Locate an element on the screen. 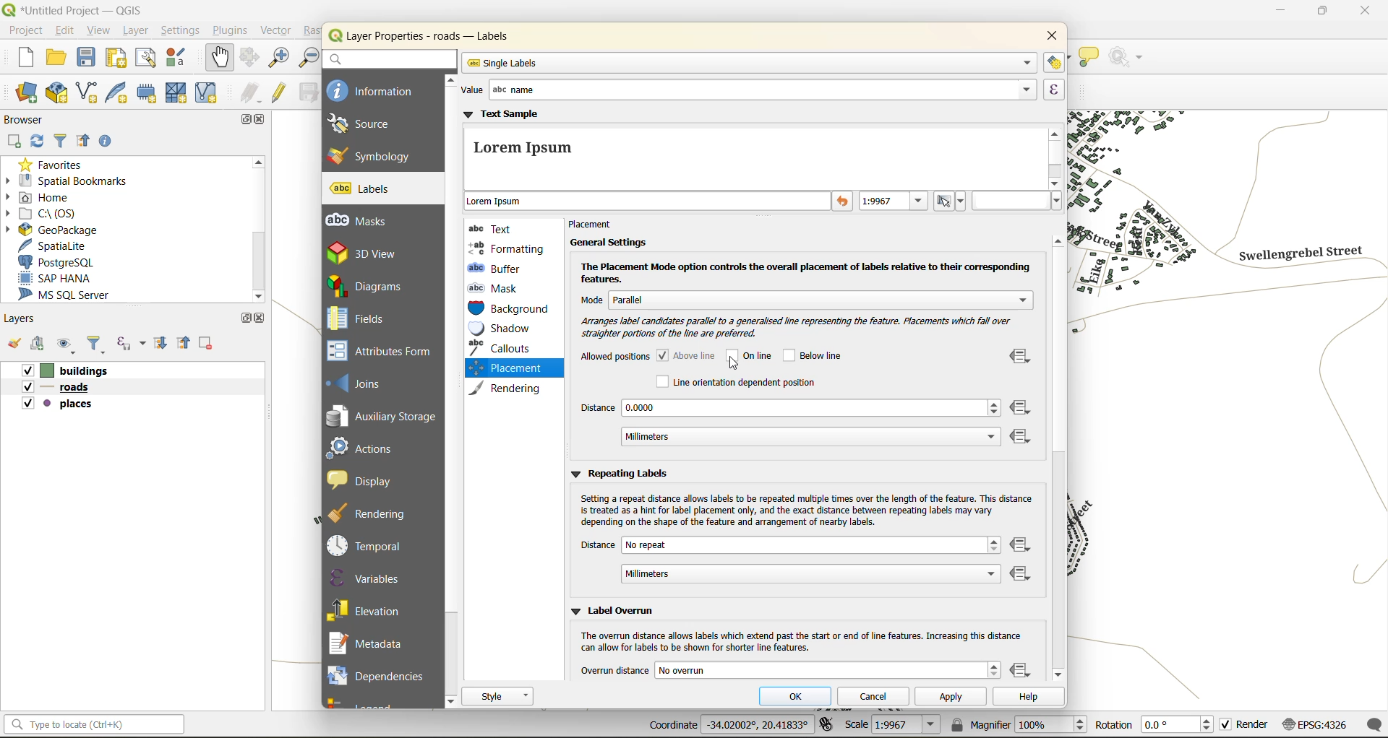  background is located at coordinates (510, 310).